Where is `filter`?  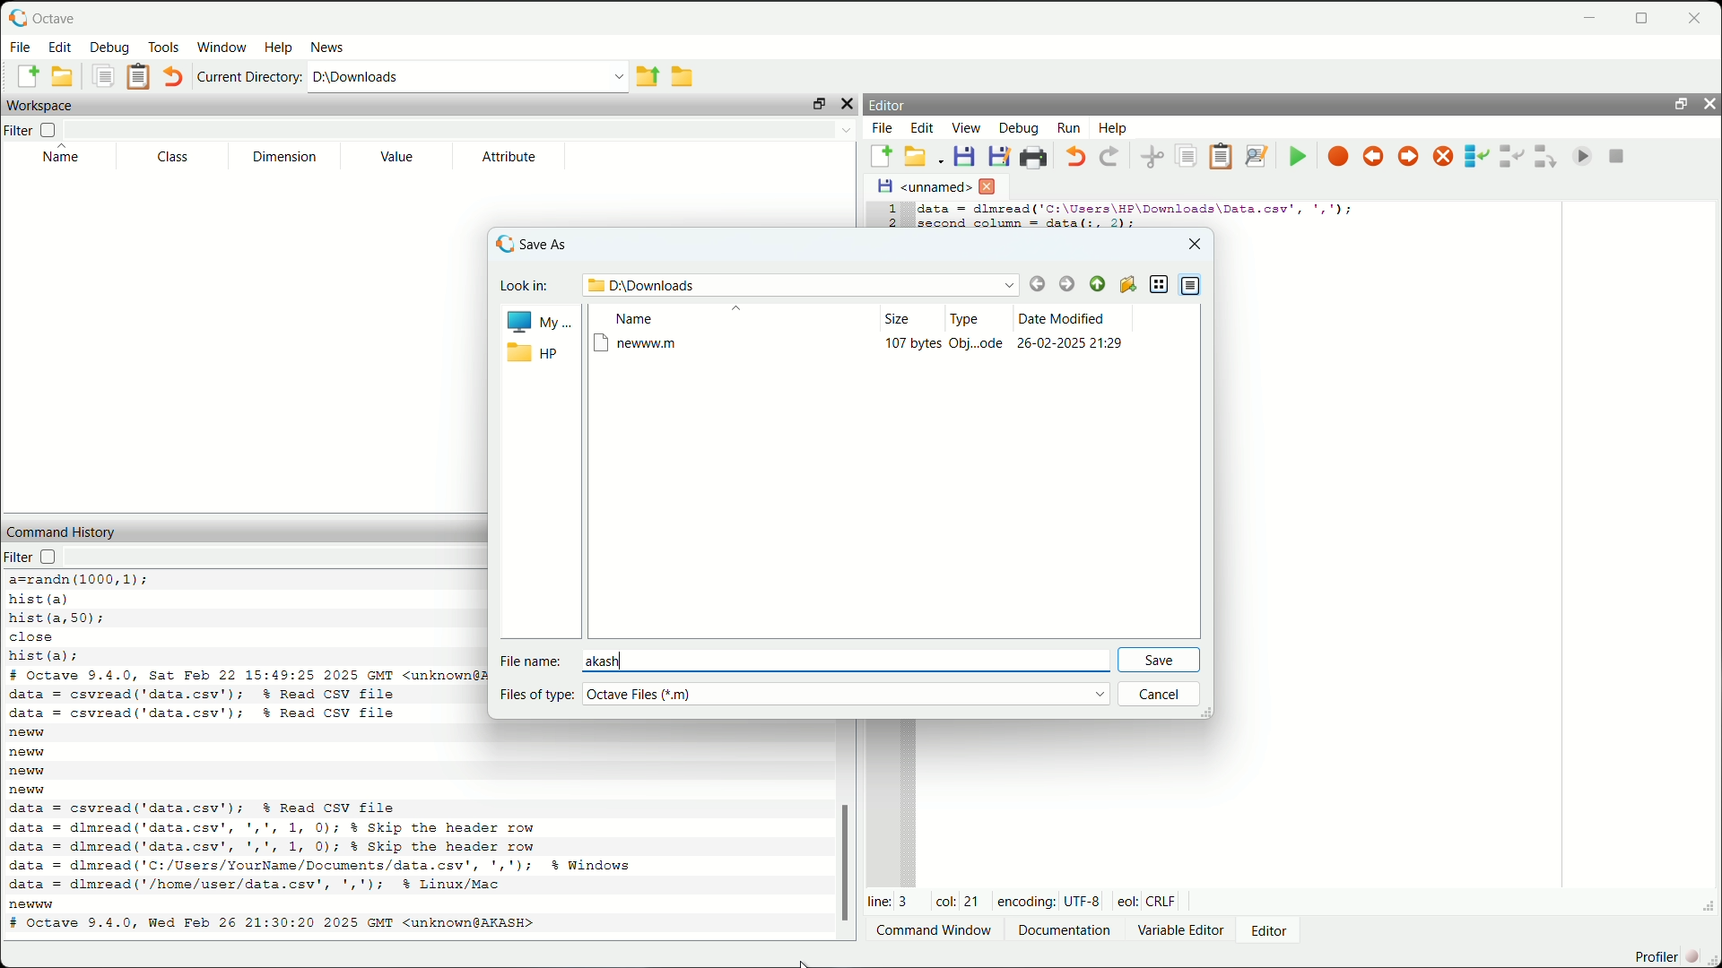
filter is located at coordinates (37, 556).